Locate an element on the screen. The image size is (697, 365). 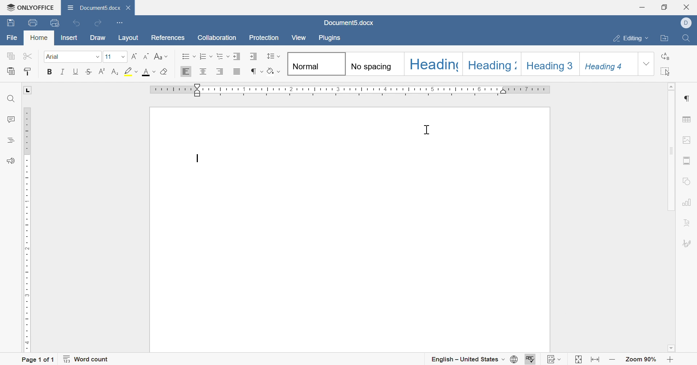
subscript is located at coordinates (114, 72).